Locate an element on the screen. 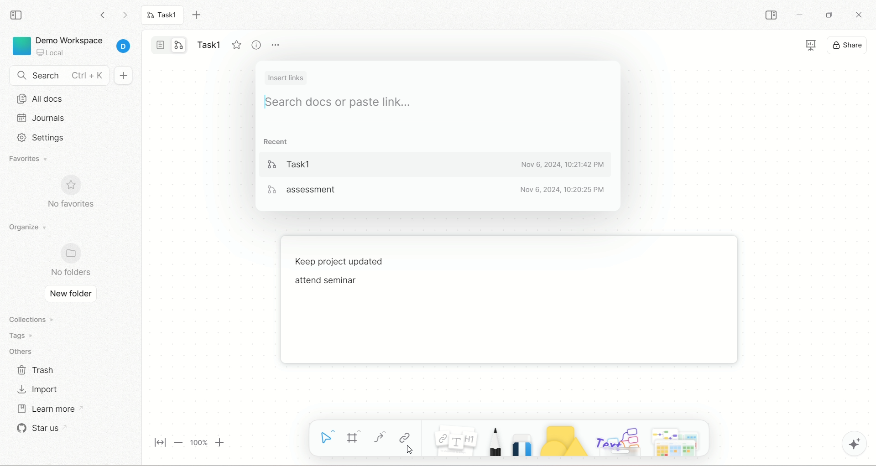  star us is located at coordinates (47, 431).